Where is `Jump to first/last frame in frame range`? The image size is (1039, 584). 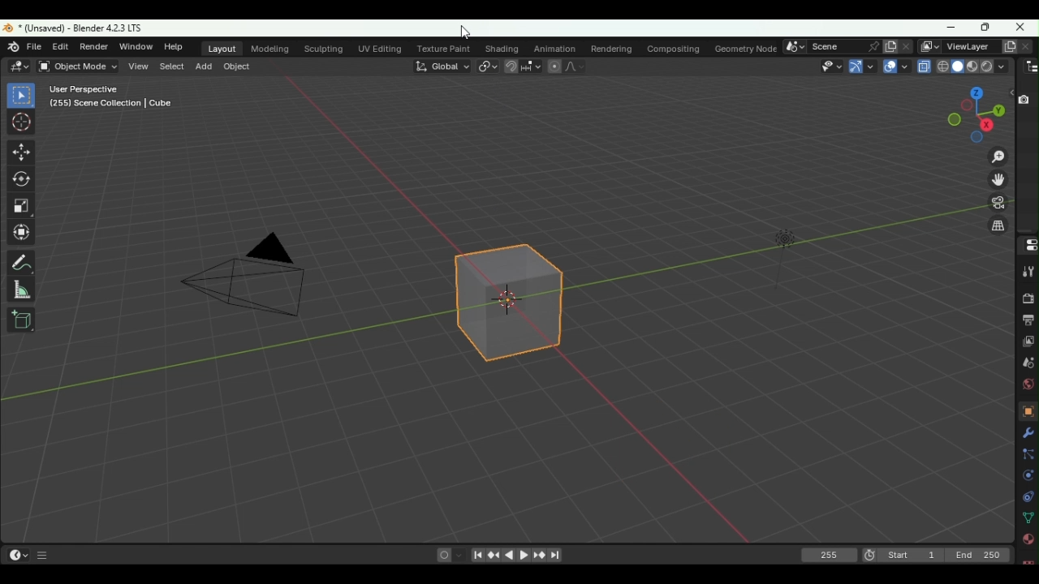
Jump to first/last frame in frame range is located at coordinates (555, 556).